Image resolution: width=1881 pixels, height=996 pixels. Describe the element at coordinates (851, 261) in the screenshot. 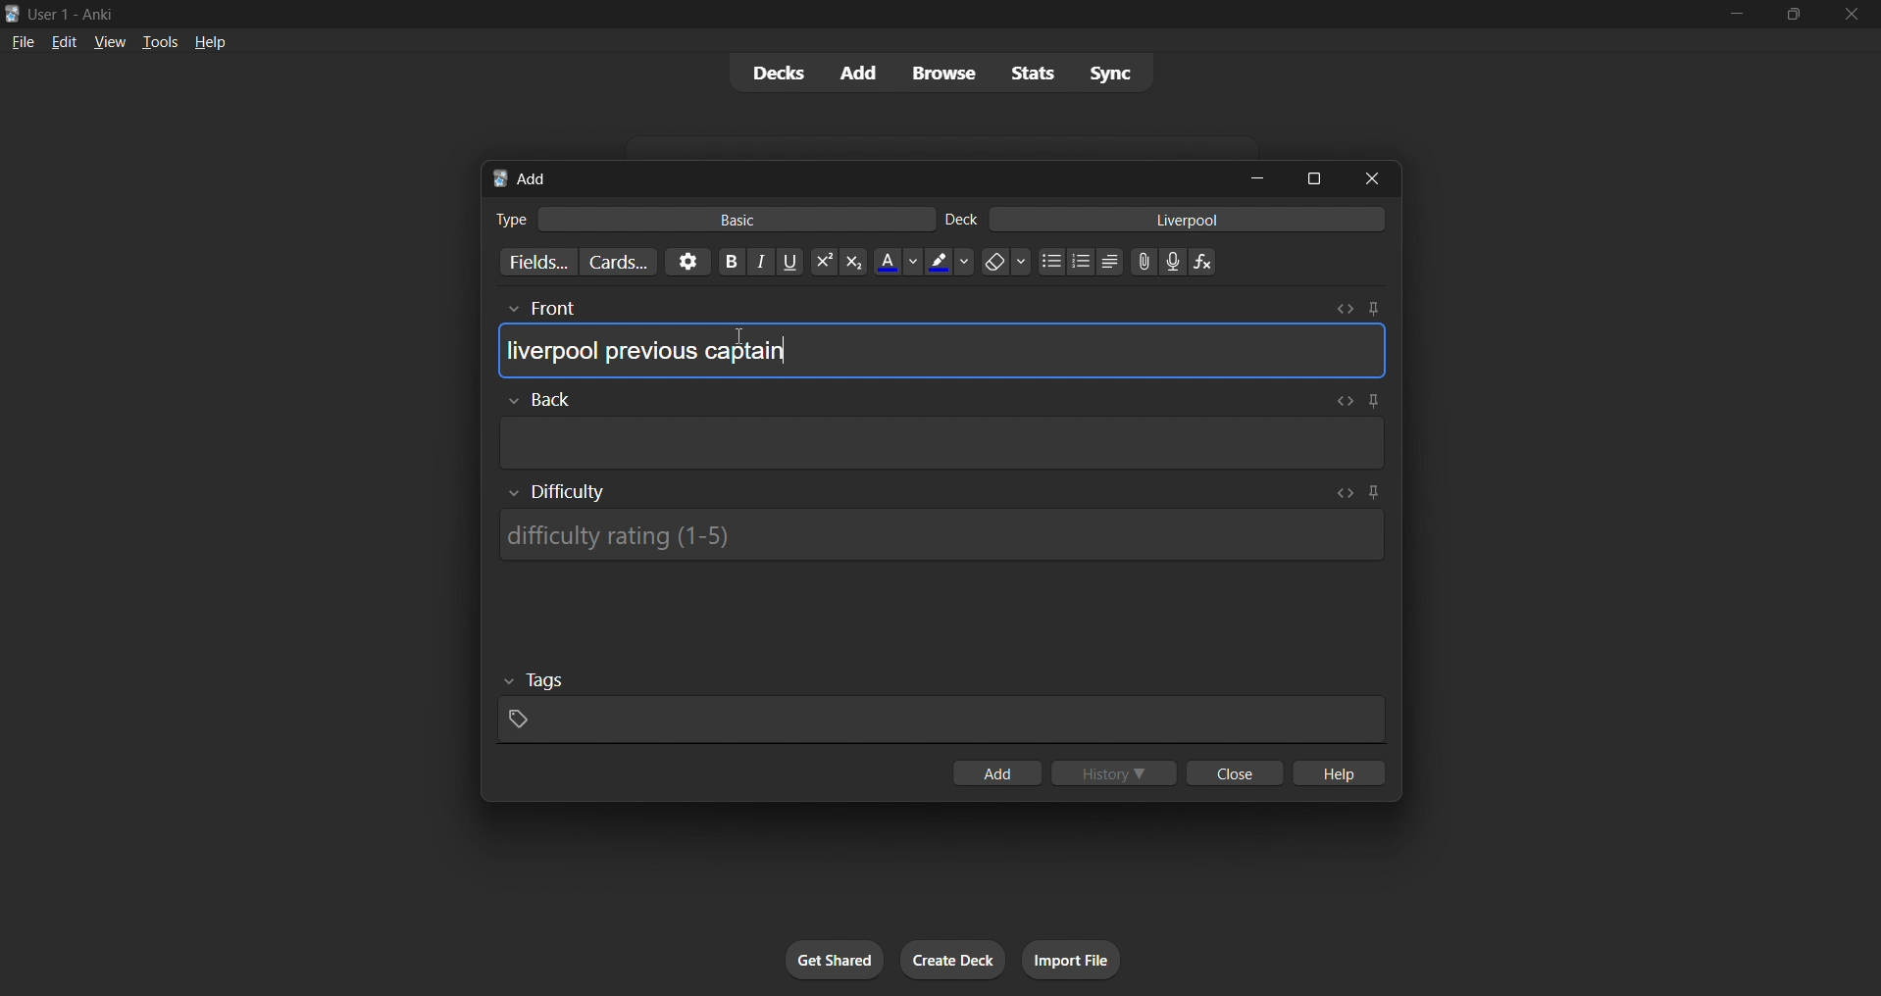

I see `subscript` at that location.